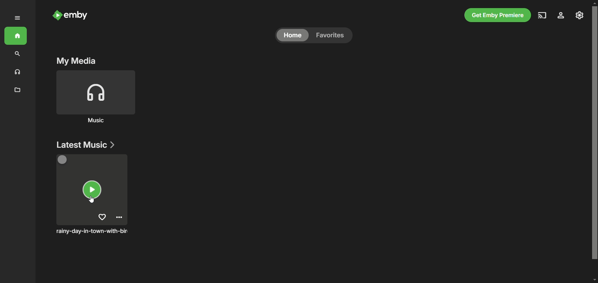 This screenshot has width=598, height=283. I want to click on settings, so click(563, 16).